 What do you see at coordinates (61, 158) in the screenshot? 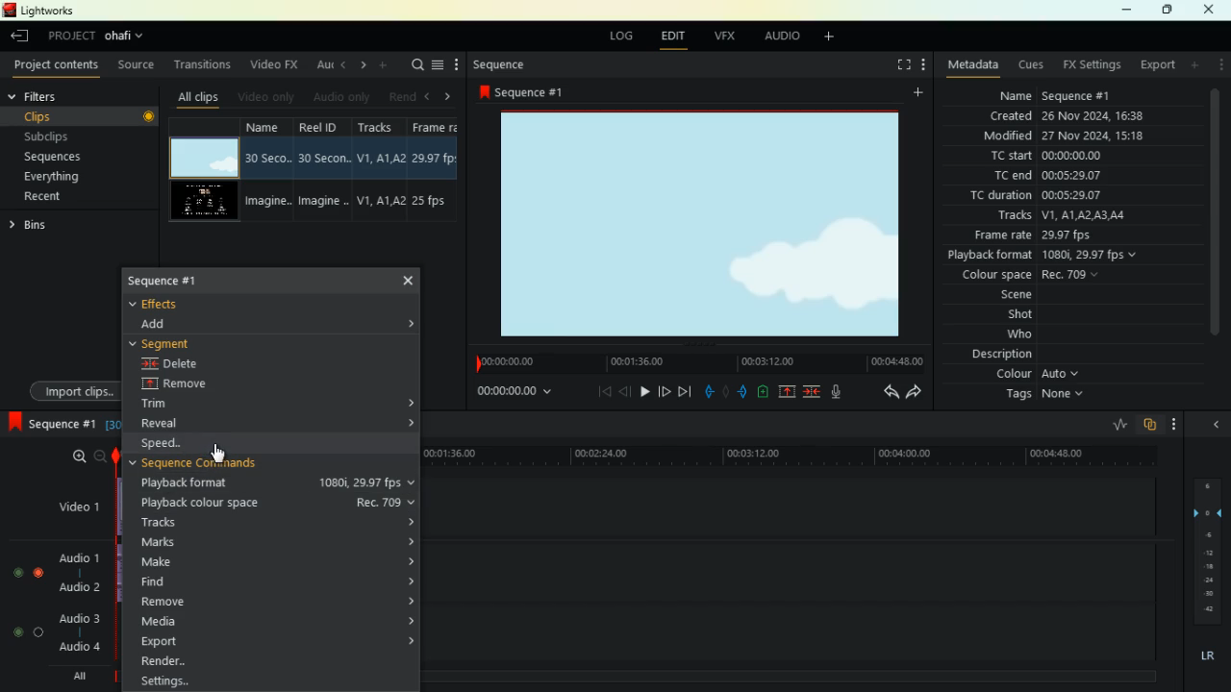
I see `sequences` at bounding box center [61, 158].